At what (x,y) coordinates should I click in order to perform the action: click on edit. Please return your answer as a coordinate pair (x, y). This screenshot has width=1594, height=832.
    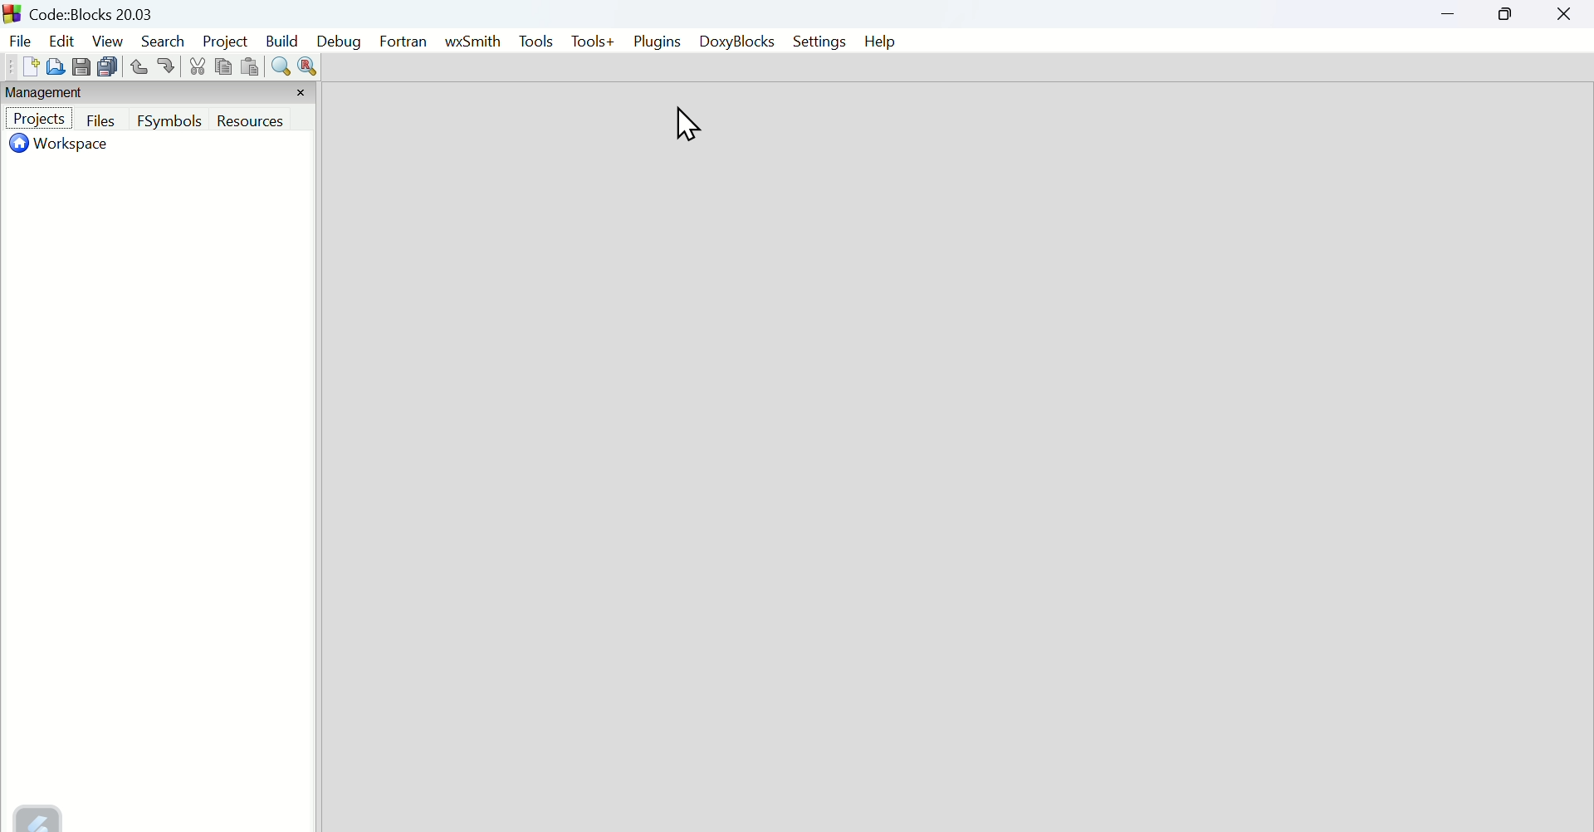
    Looking at the image, I should click on (61, 40).